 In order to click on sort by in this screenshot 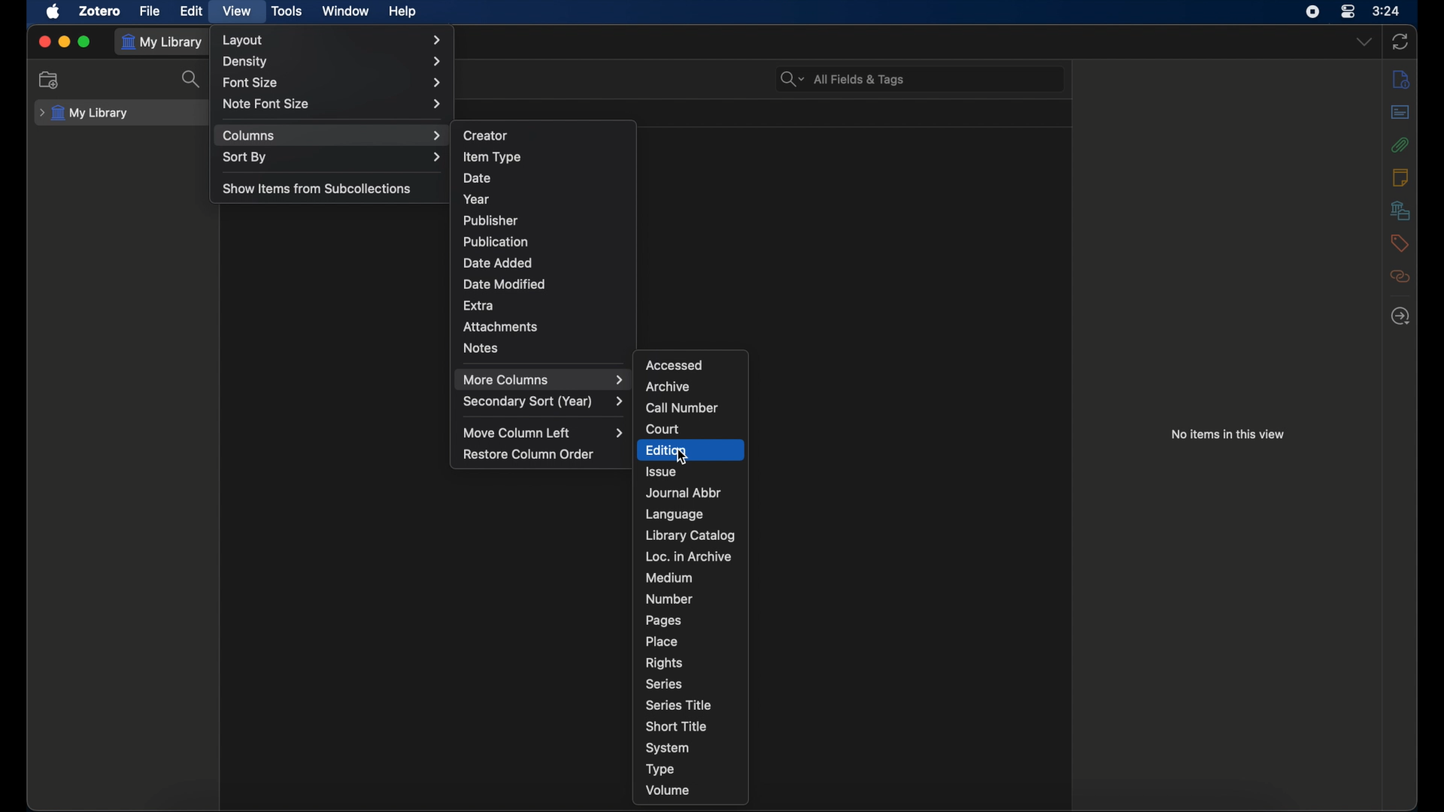, I will do `click(334, 158)`.